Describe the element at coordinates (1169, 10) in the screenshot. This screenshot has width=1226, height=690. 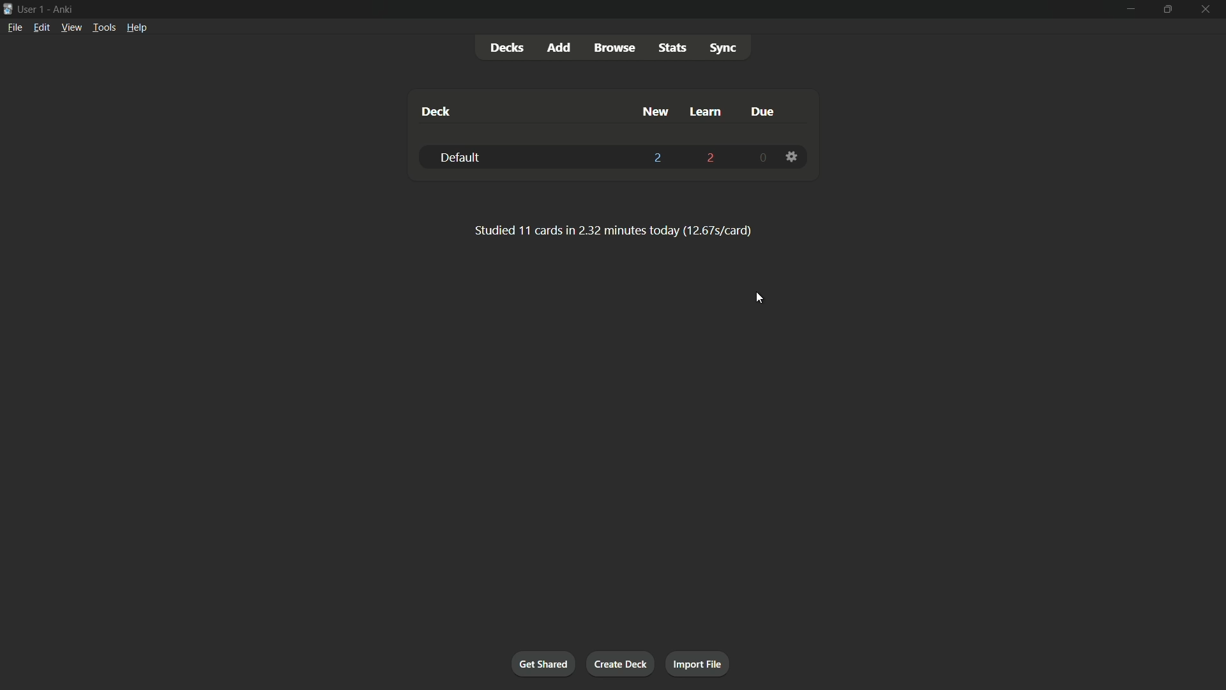
I see `maximize` at that location.